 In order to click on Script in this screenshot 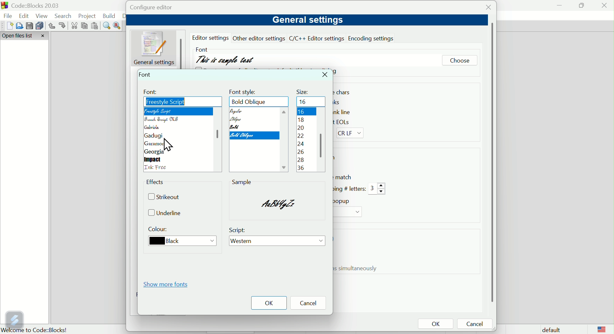, I will do `click(239, 230)`.